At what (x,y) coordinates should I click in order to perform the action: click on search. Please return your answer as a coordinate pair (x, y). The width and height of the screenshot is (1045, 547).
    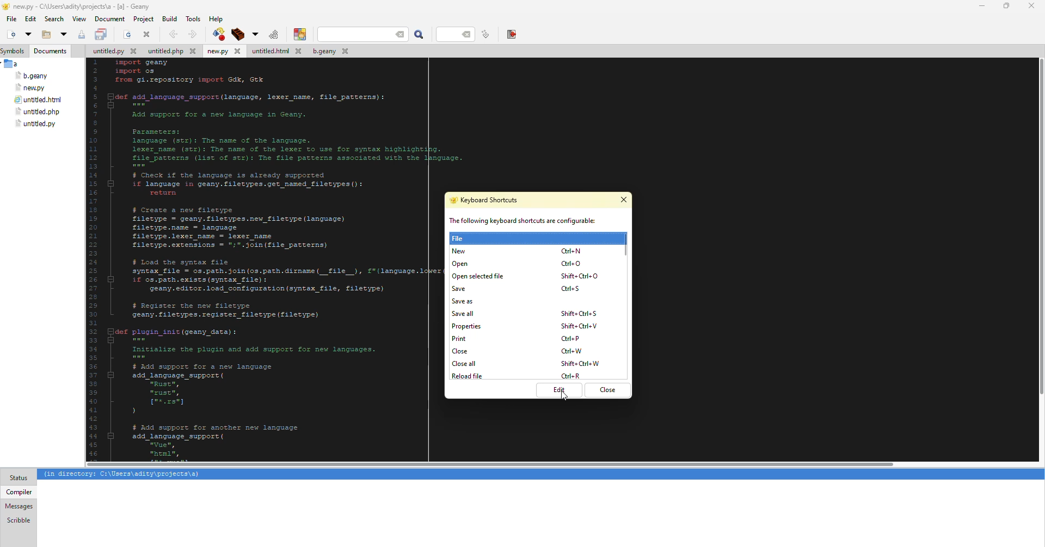
    Looking at the image, I should click on (363, 34).